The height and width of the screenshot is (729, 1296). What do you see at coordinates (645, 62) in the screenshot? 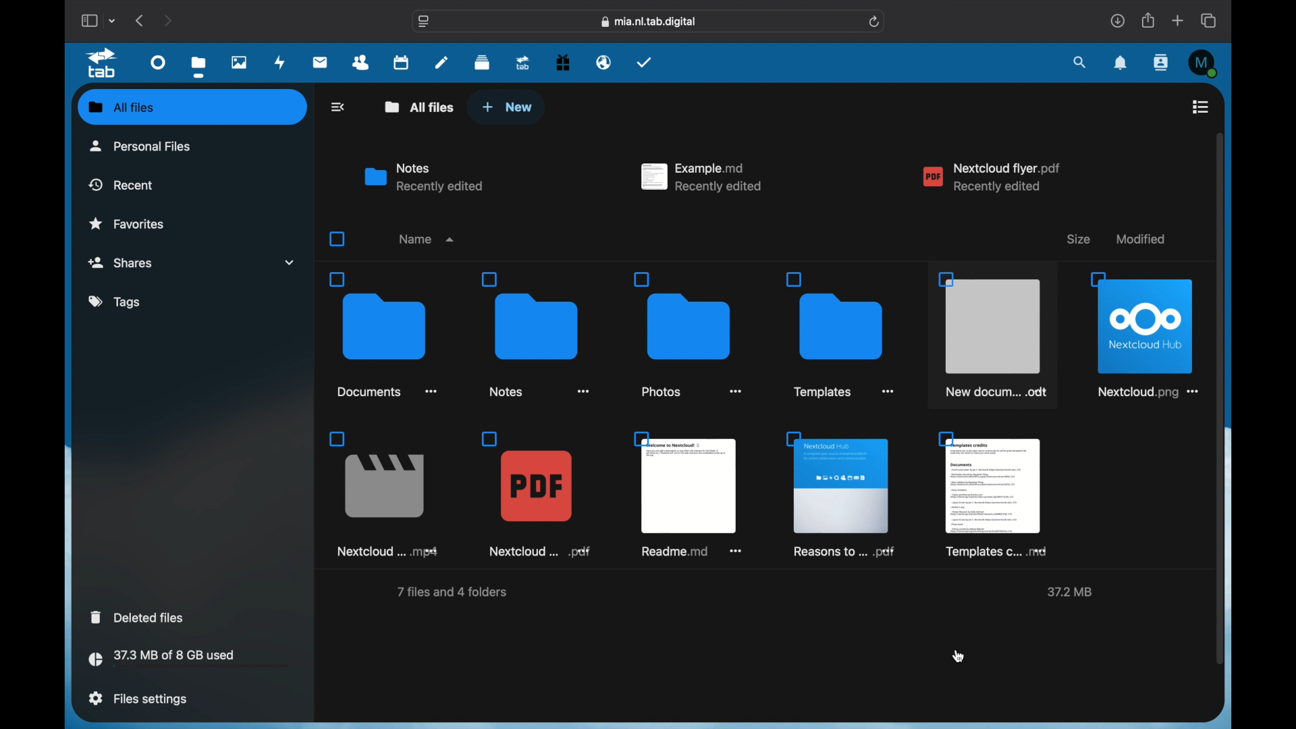
I see `tasks` at bounding box center [645, 62].